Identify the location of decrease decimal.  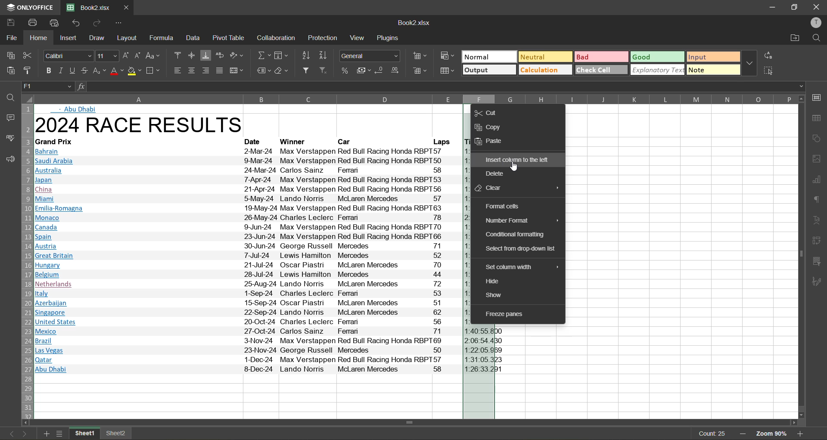
(382, 69).